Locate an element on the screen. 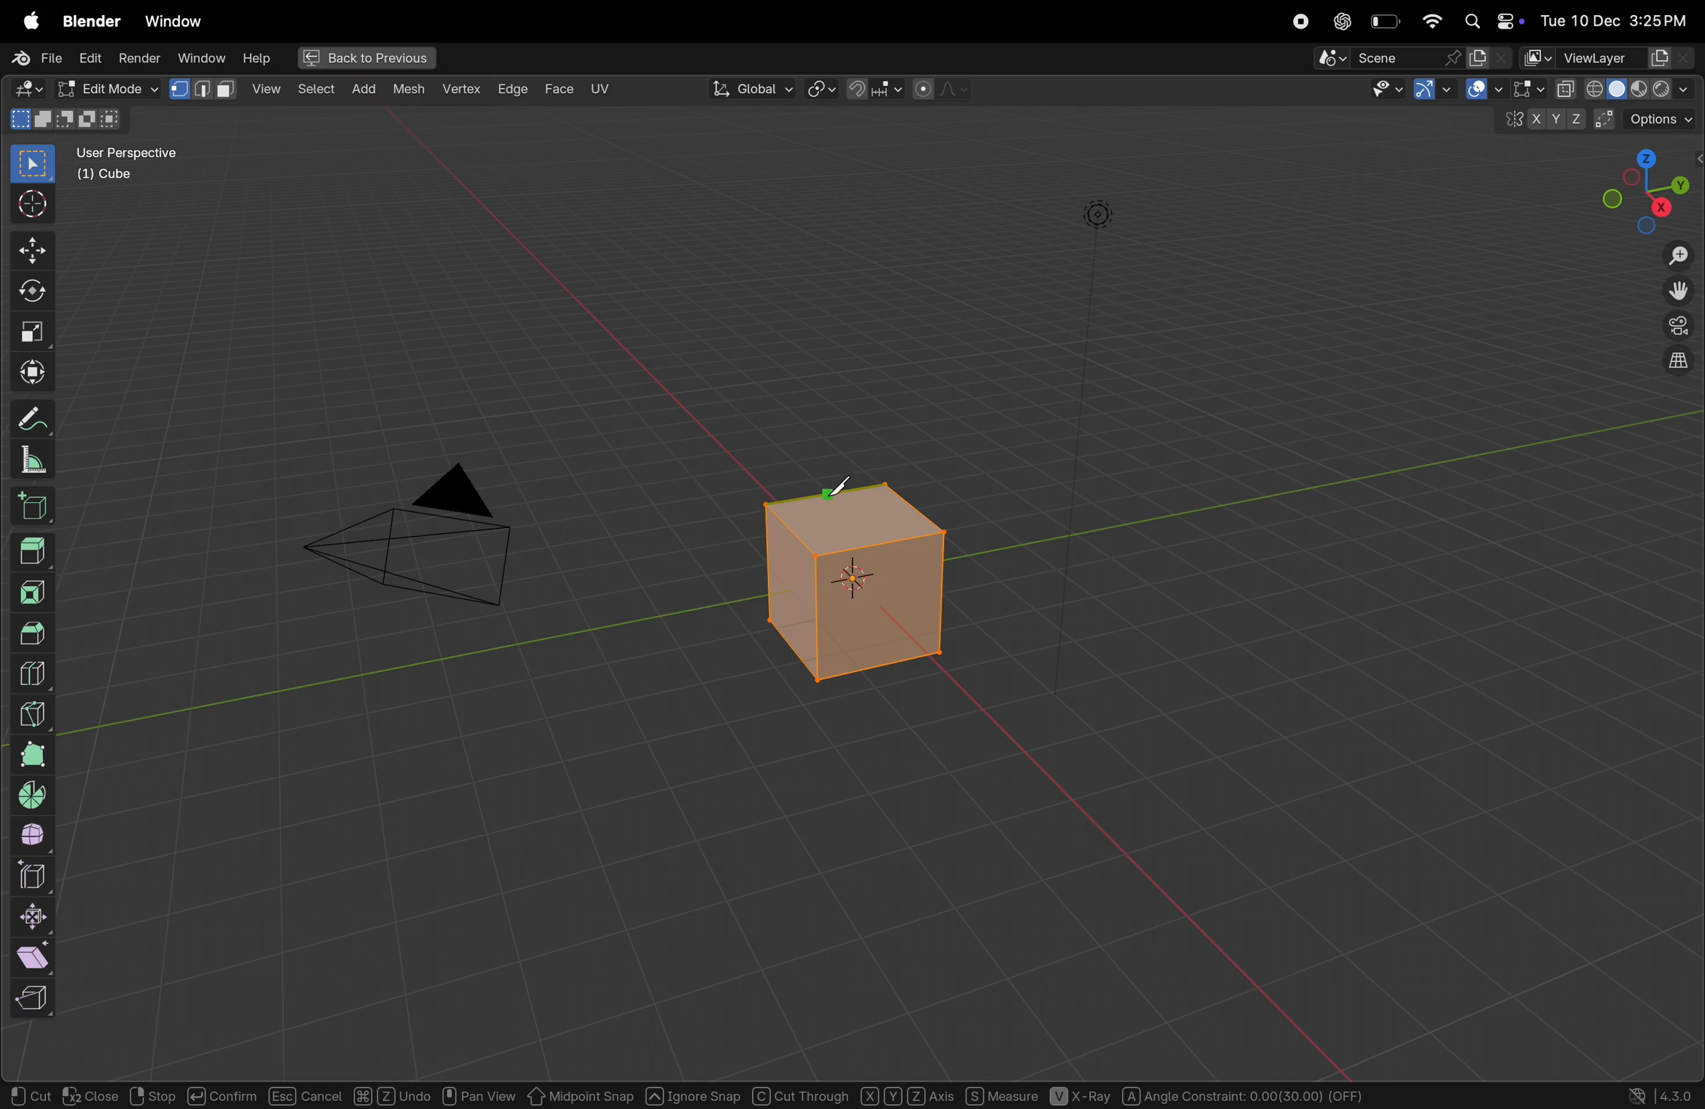  Show system preferences  "Network" panel to allow online access is located at coordinates (1638, 1095).